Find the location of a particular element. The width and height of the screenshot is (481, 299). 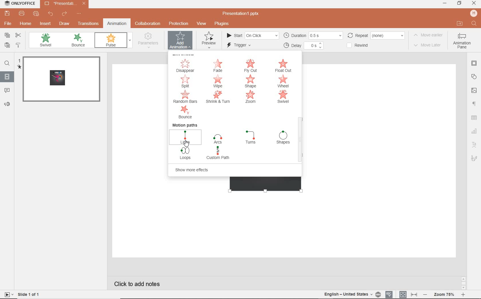

comments is located at coordinates (7, 91).